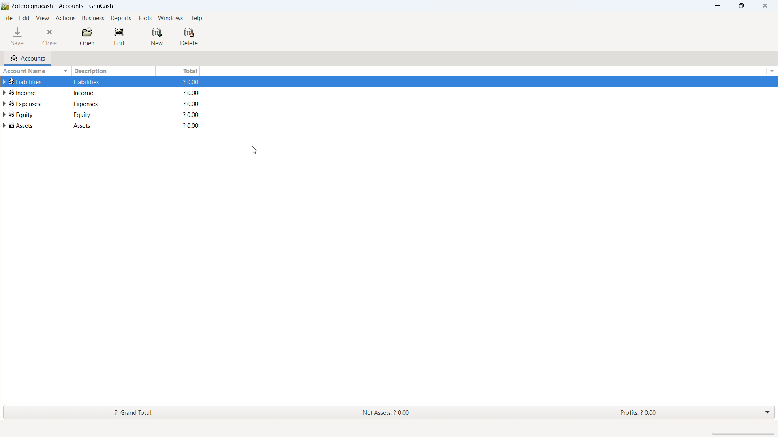 The height and width of the screenshot is (437, 778). I want to click on maximize, so click(741, 5).